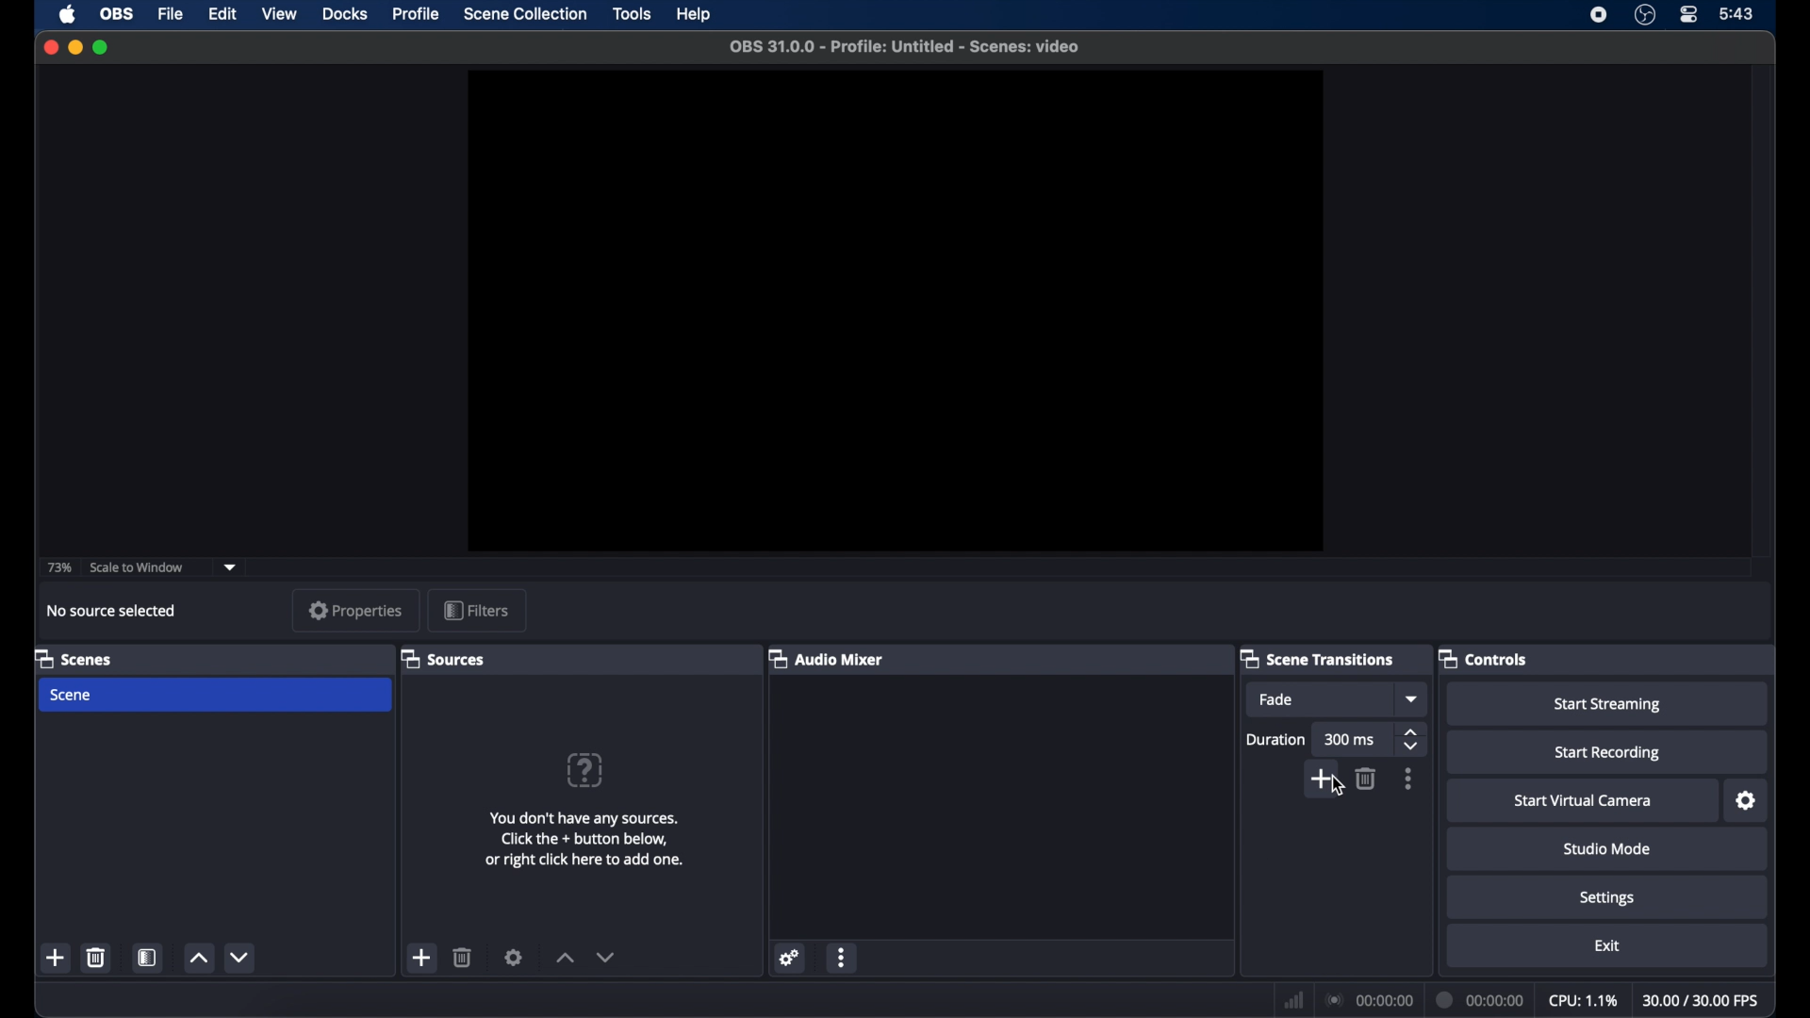 The width and height of the screenshot is (1810, 1018). I want to click on add, so click(422, 957).